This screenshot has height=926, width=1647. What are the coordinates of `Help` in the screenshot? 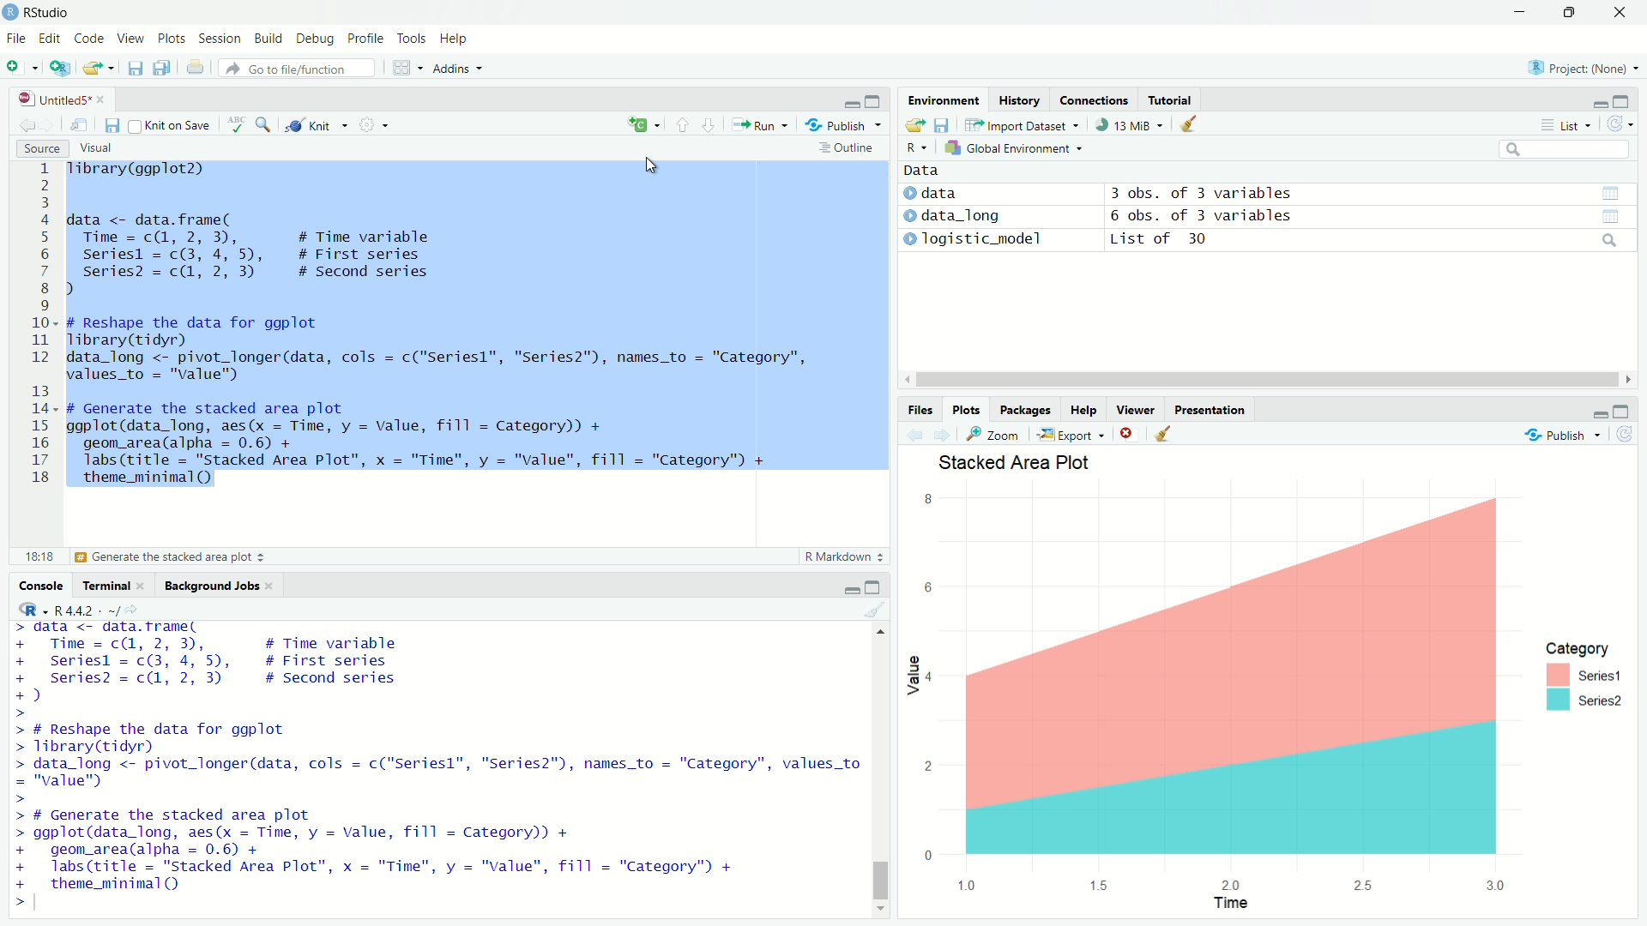 It's located at (455, 39).